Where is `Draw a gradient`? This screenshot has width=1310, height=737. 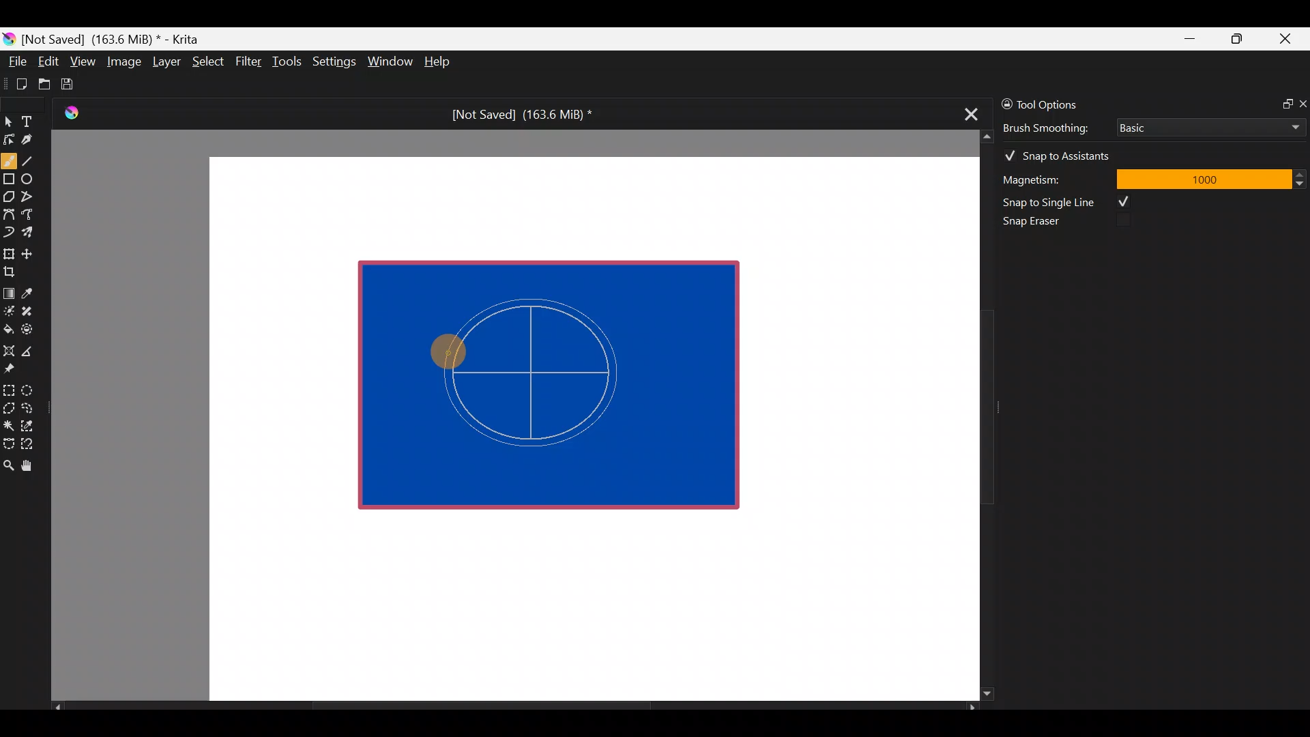 Draw a gradient is located at coordinates (8, 289).